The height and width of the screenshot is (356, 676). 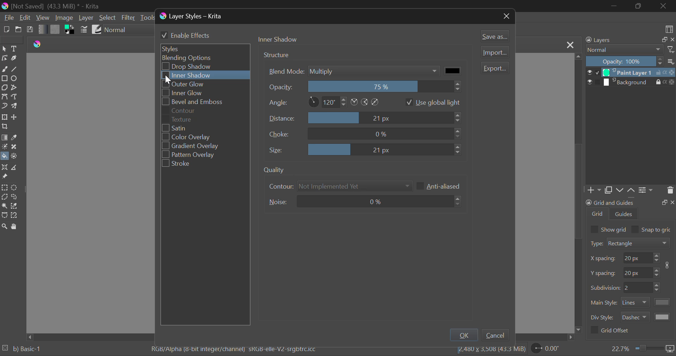 I want to click on Noise, so click(x=366, y=202).